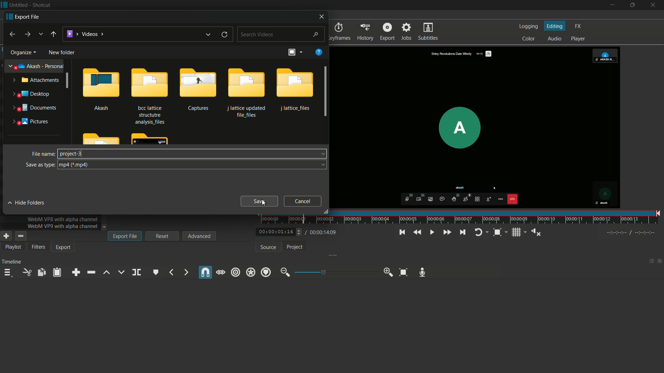 The width and height of the screenshot is (664, 373). What do you see at coordinates (337, 272) in the screenshot?
I see `adjustment bar` at bounding box center [337, 272].